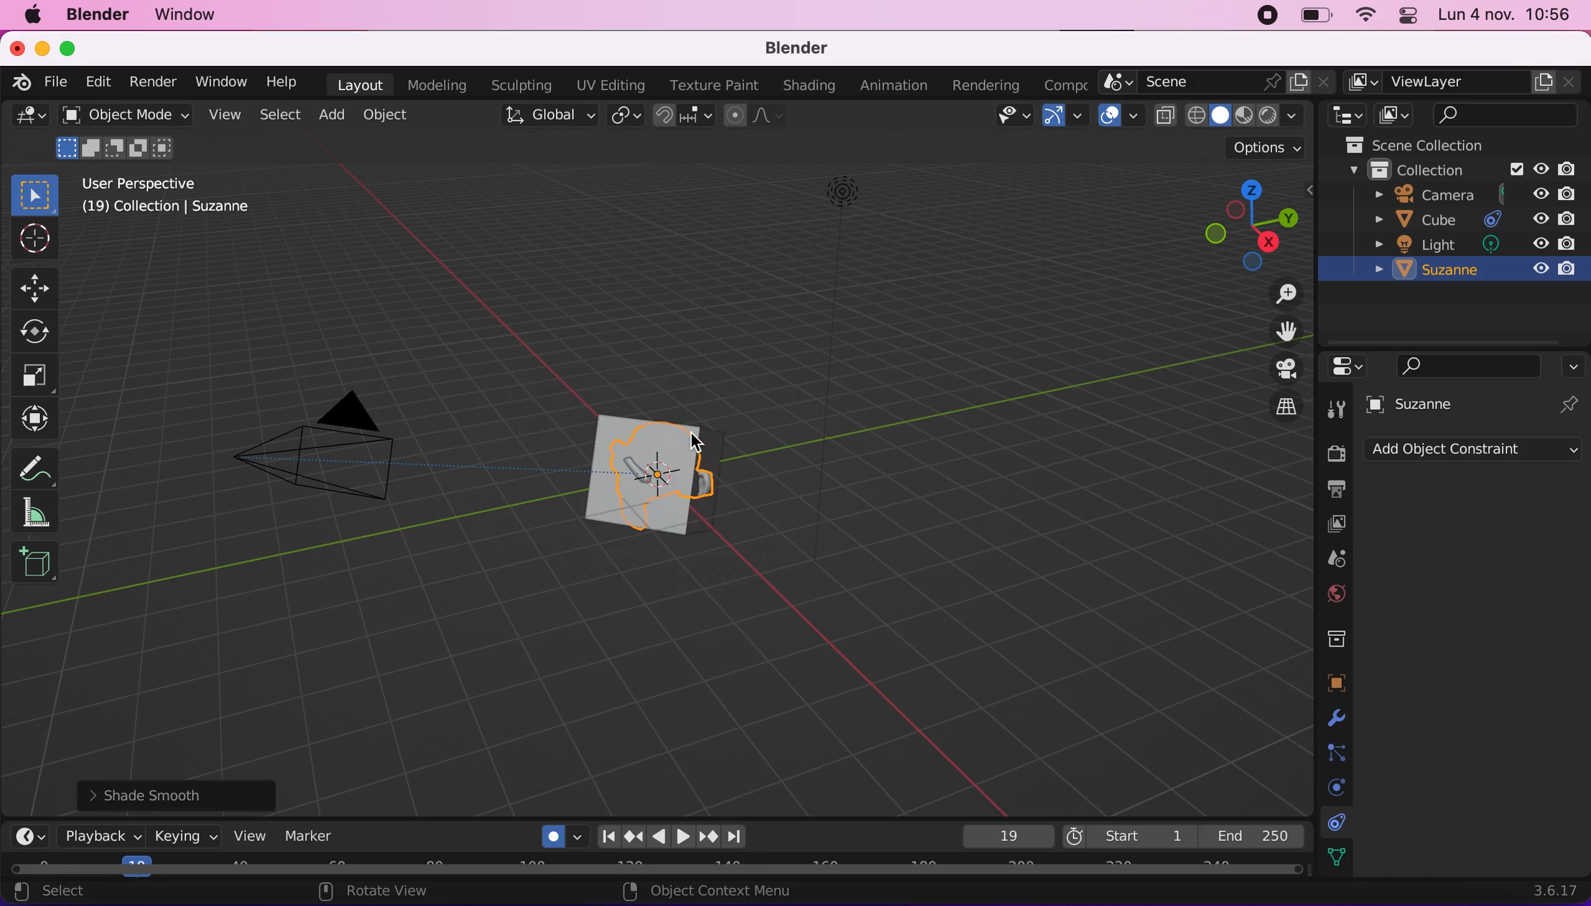  What do you see at coordinates (220, 82) in the screenshot?
I see `window` at bounding box center [220, 82].